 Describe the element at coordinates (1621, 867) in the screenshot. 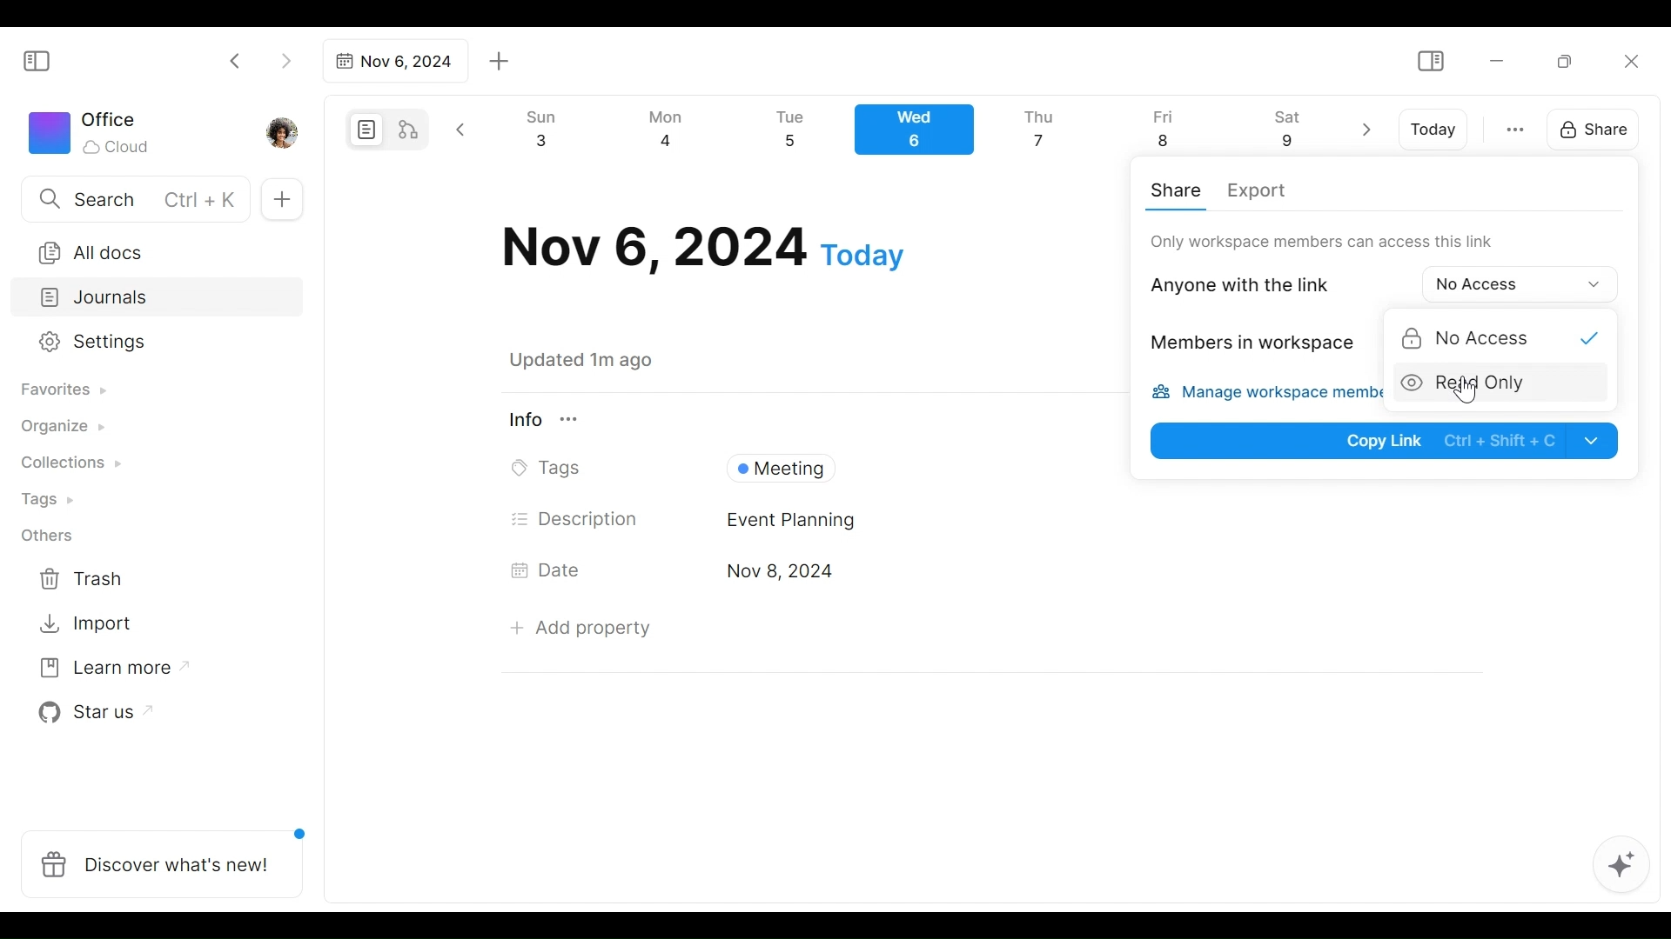

I see `AFFiNE AI` at that location.